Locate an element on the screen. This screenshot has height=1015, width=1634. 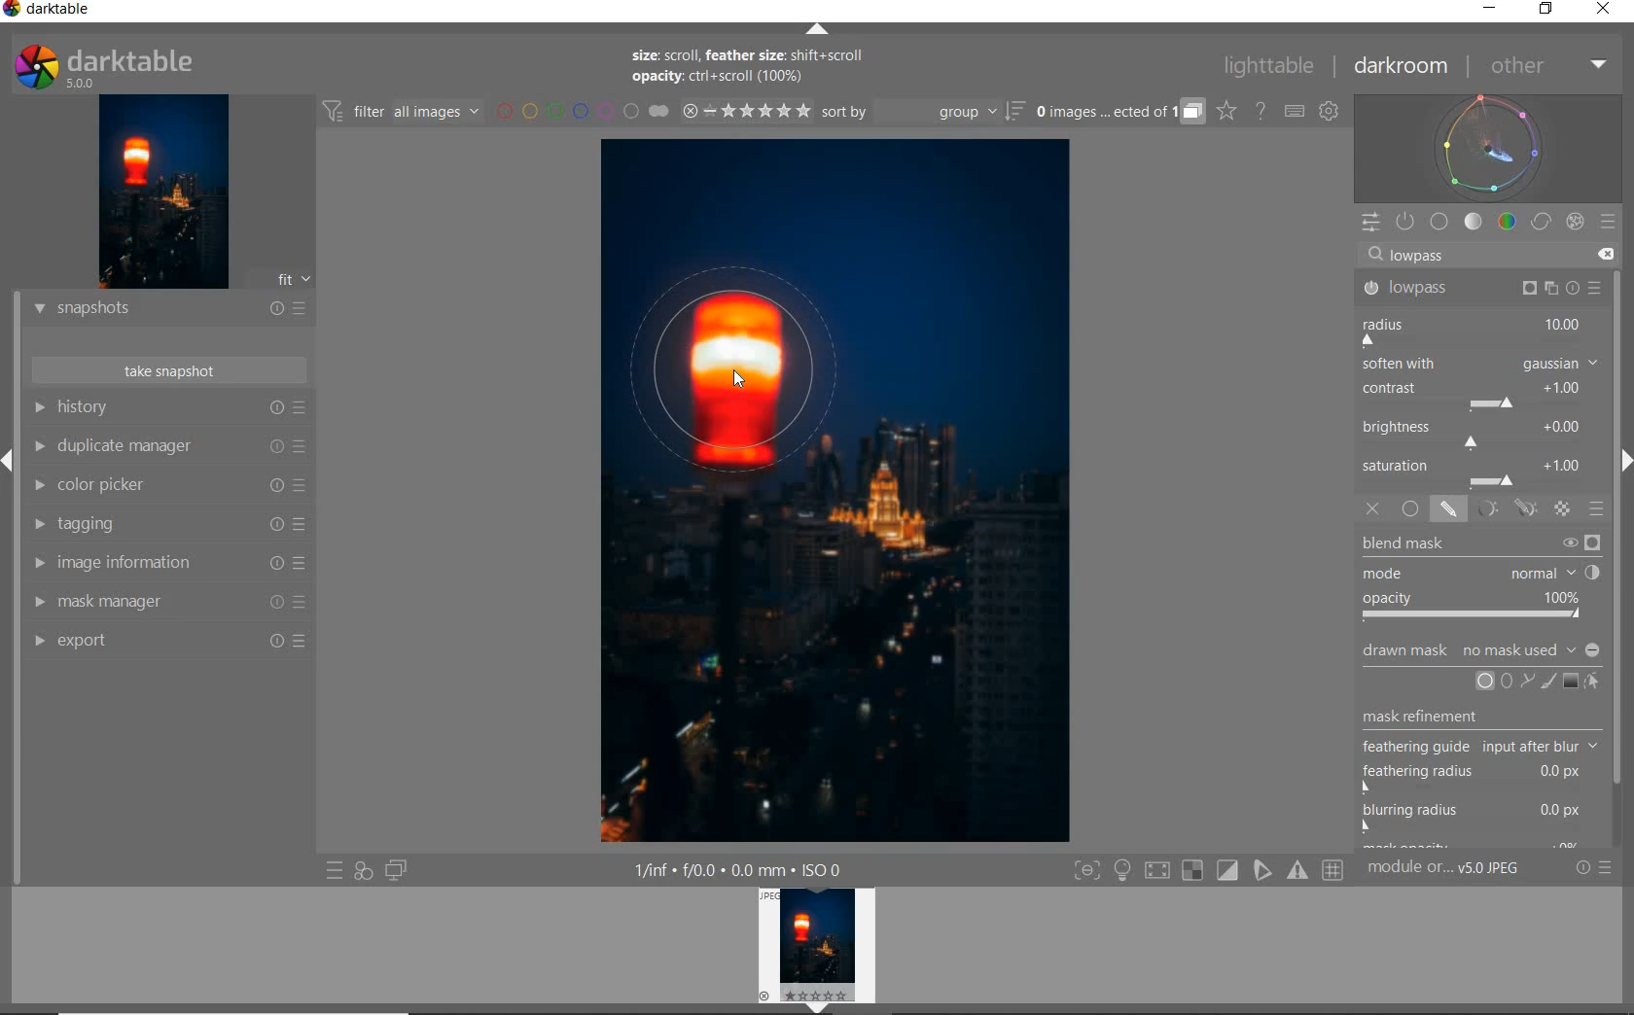
TOGGLE MODES is located at coordinates (1209, 870).